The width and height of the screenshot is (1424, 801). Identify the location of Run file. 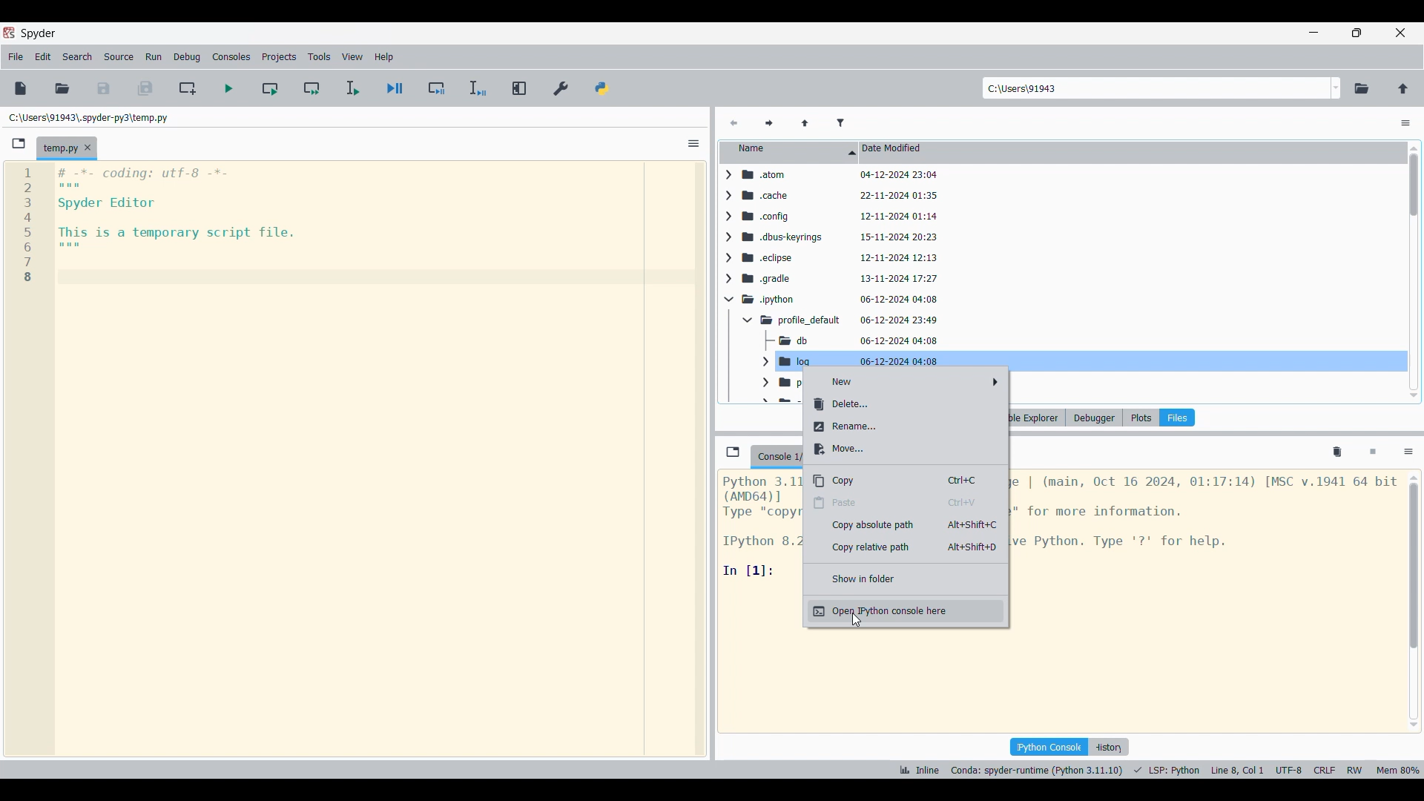
(228, 88).